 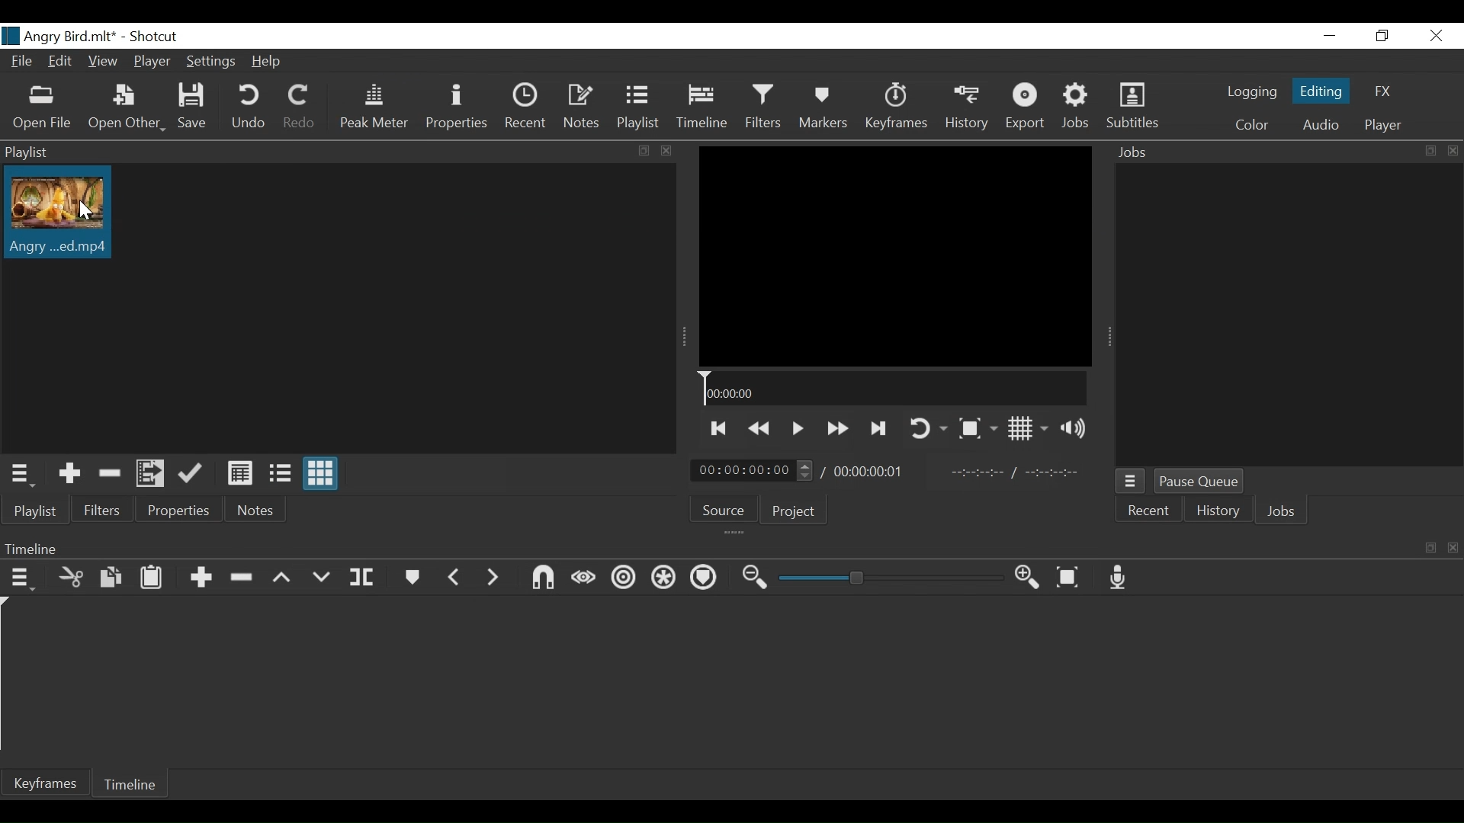 I want to click on View as files, so click(x=278, y=472).